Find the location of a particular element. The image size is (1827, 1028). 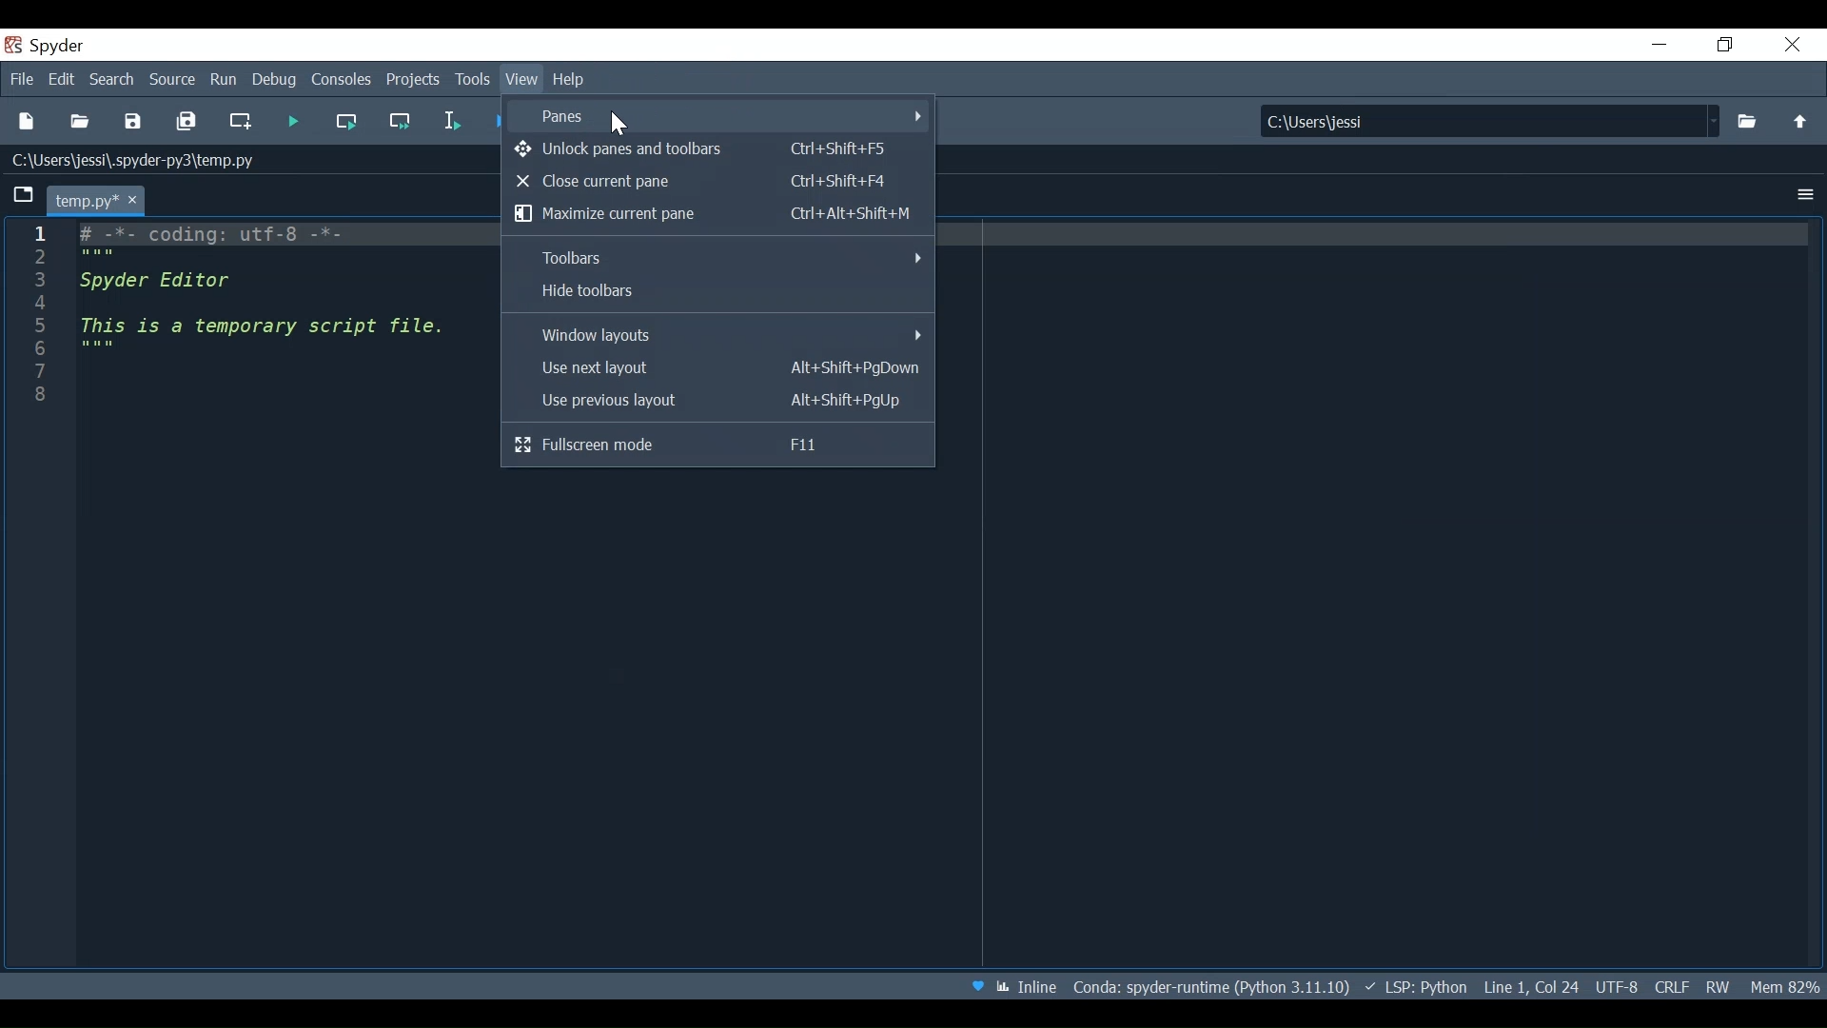

move up is located at coordinates (1796, 121).